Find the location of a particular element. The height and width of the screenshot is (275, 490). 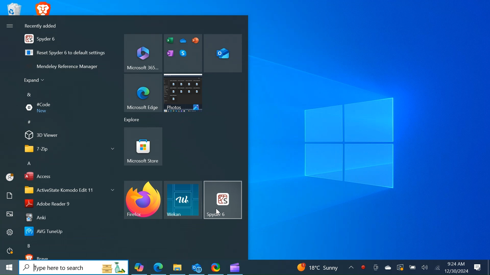

# is located at coordinates (31, 123).